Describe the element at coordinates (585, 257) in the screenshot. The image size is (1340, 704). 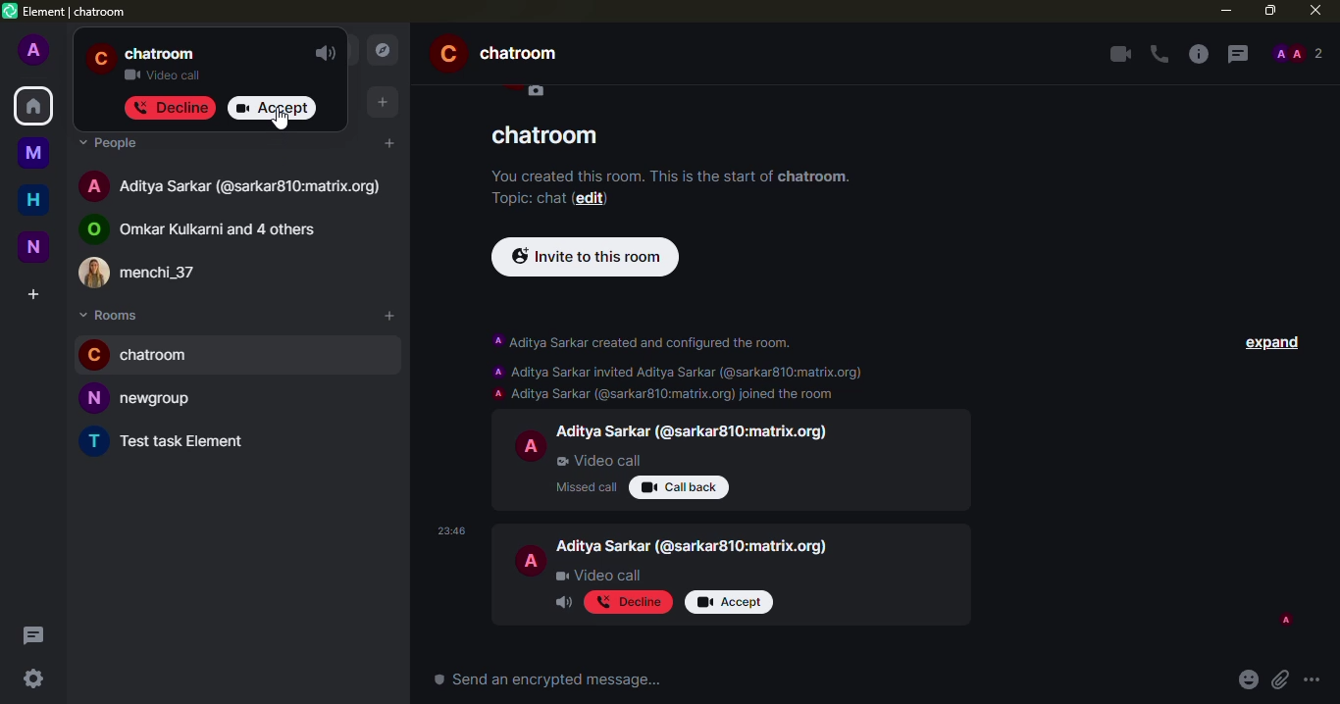
I see `invite to this room` at that location.